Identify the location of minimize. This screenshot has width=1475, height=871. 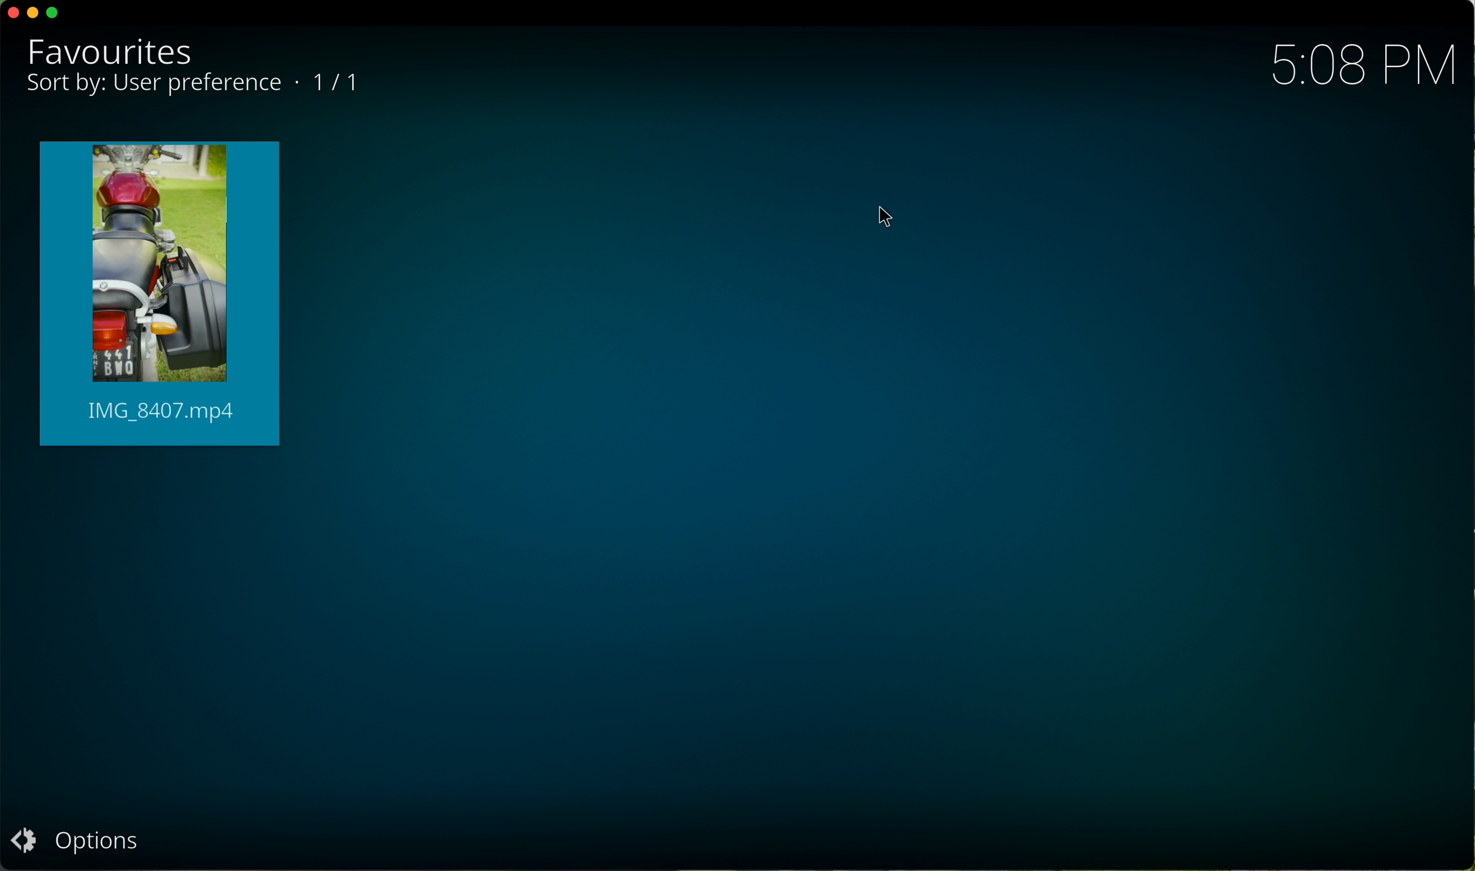
(36, 15).